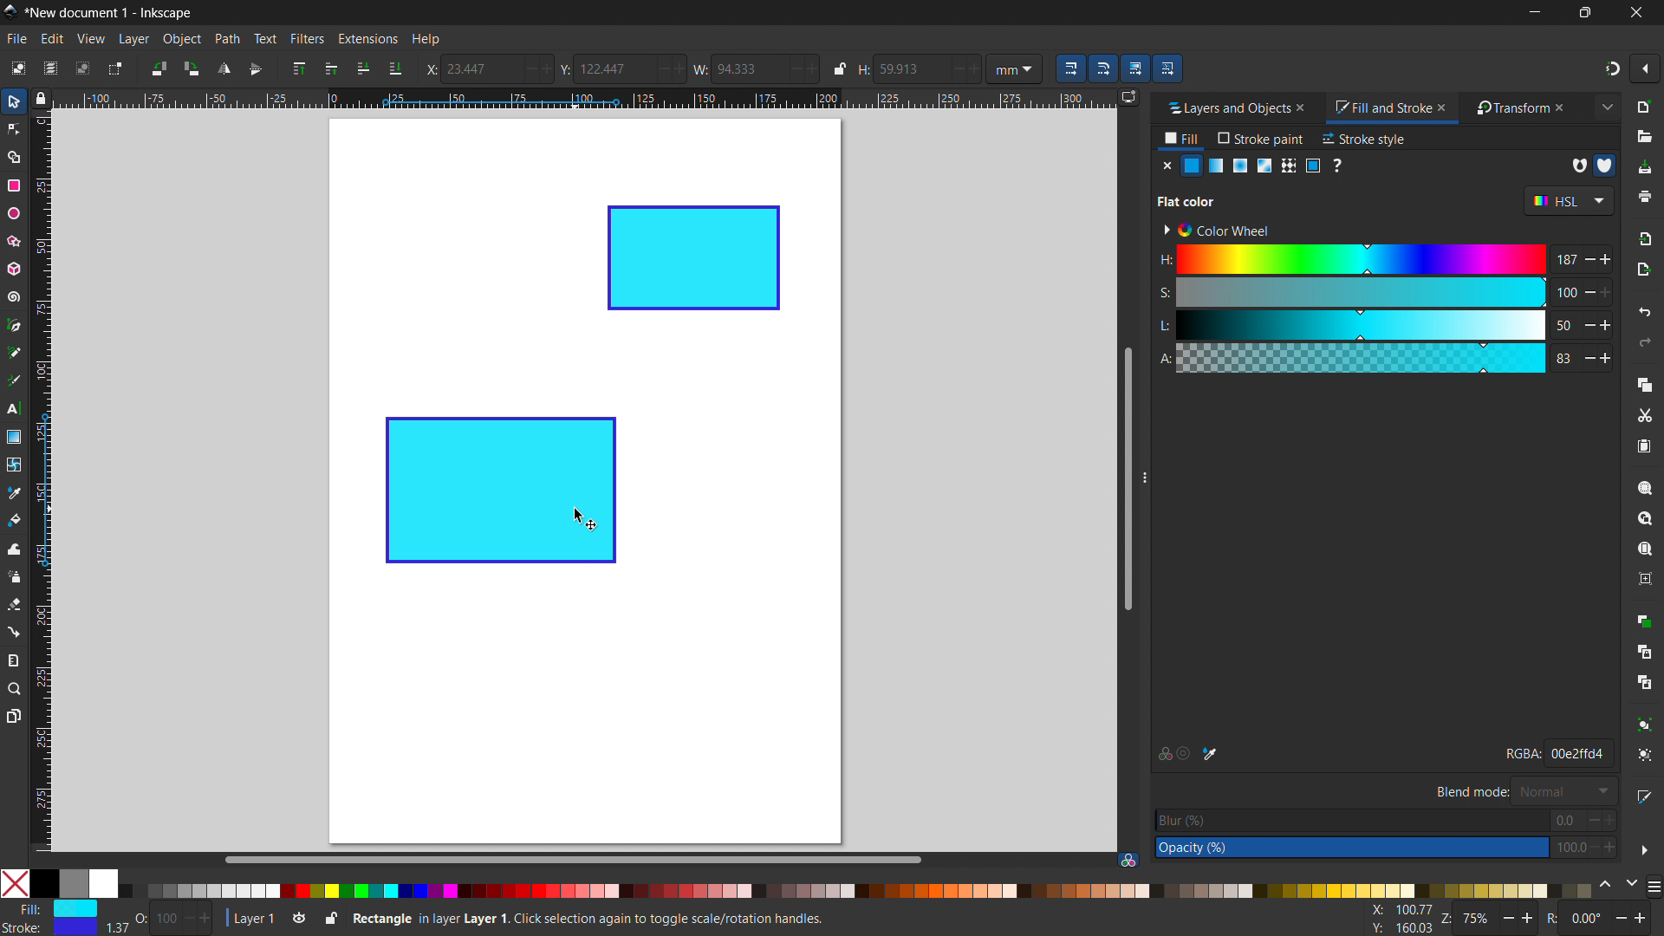 This screenshot has width=1664, height=936. Describe the element at coordinates (1163, 755) in the screenshot. I see `color managed mode` at that location.